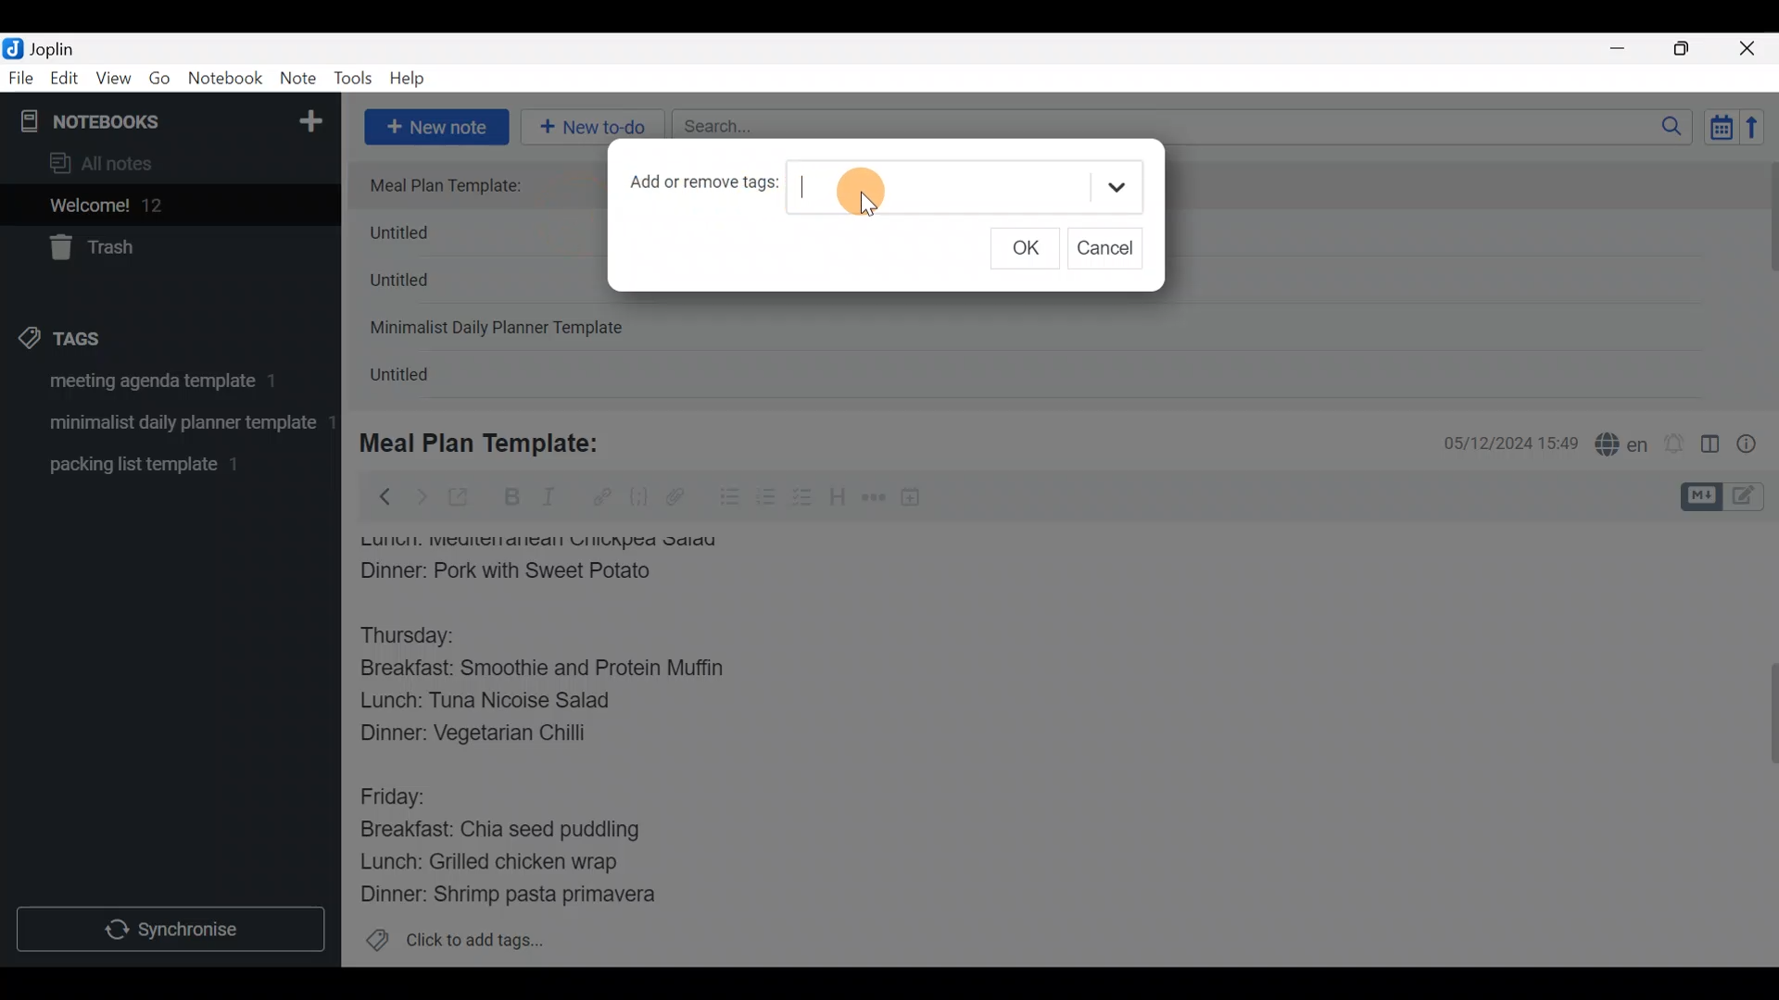 The image size is (1779, 1000). What do you see at coordinates (113, 81) in the screenshot?
I see `View` at bounding box center [113, 81].